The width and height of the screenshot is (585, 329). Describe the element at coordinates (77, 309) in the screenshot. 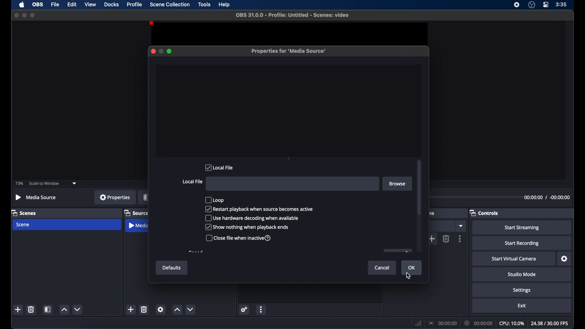

I see `decrement` at that location.